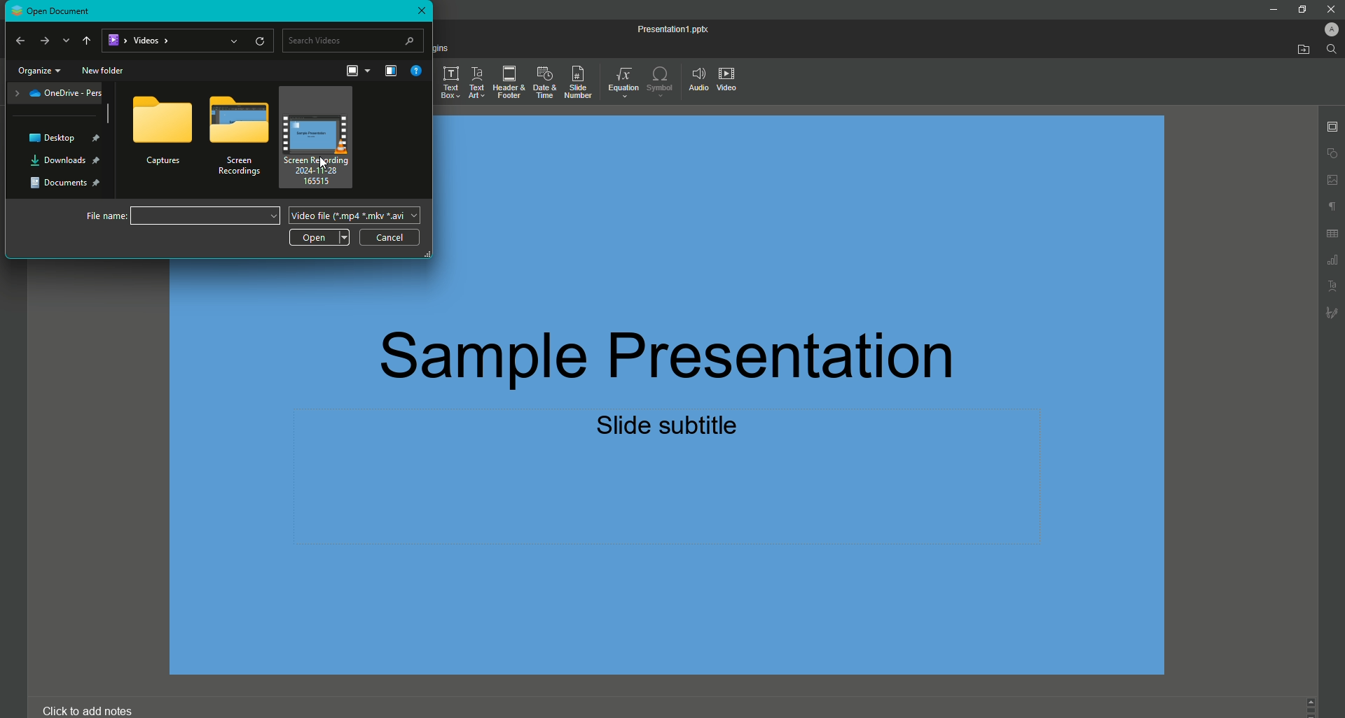 The height and width of the screenshot is (718, 1345). I want to click on Desktop, so click(75, 138).